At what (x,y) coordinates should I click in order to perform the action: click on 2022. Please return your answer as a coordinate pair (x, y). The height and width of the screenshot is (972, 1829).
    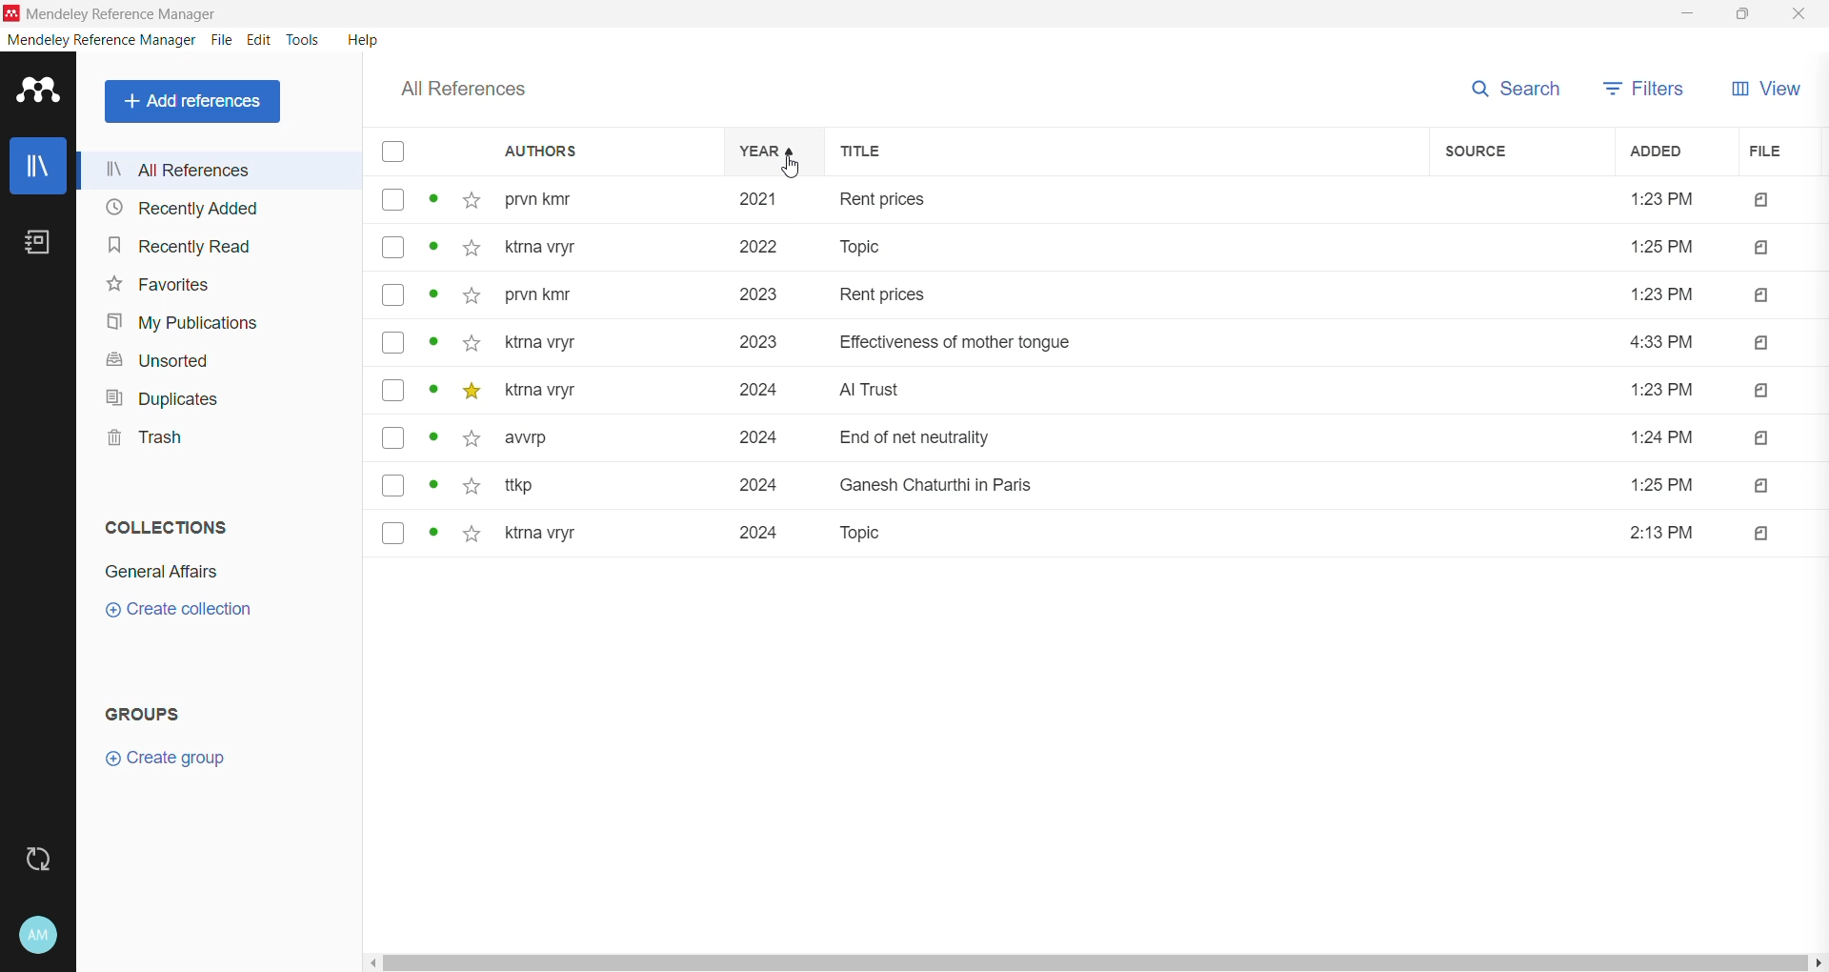
    Looking at the image, I should click on (760, 248).